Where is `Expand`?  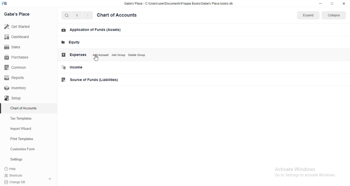 Expand is located at coordinates (308, 16).